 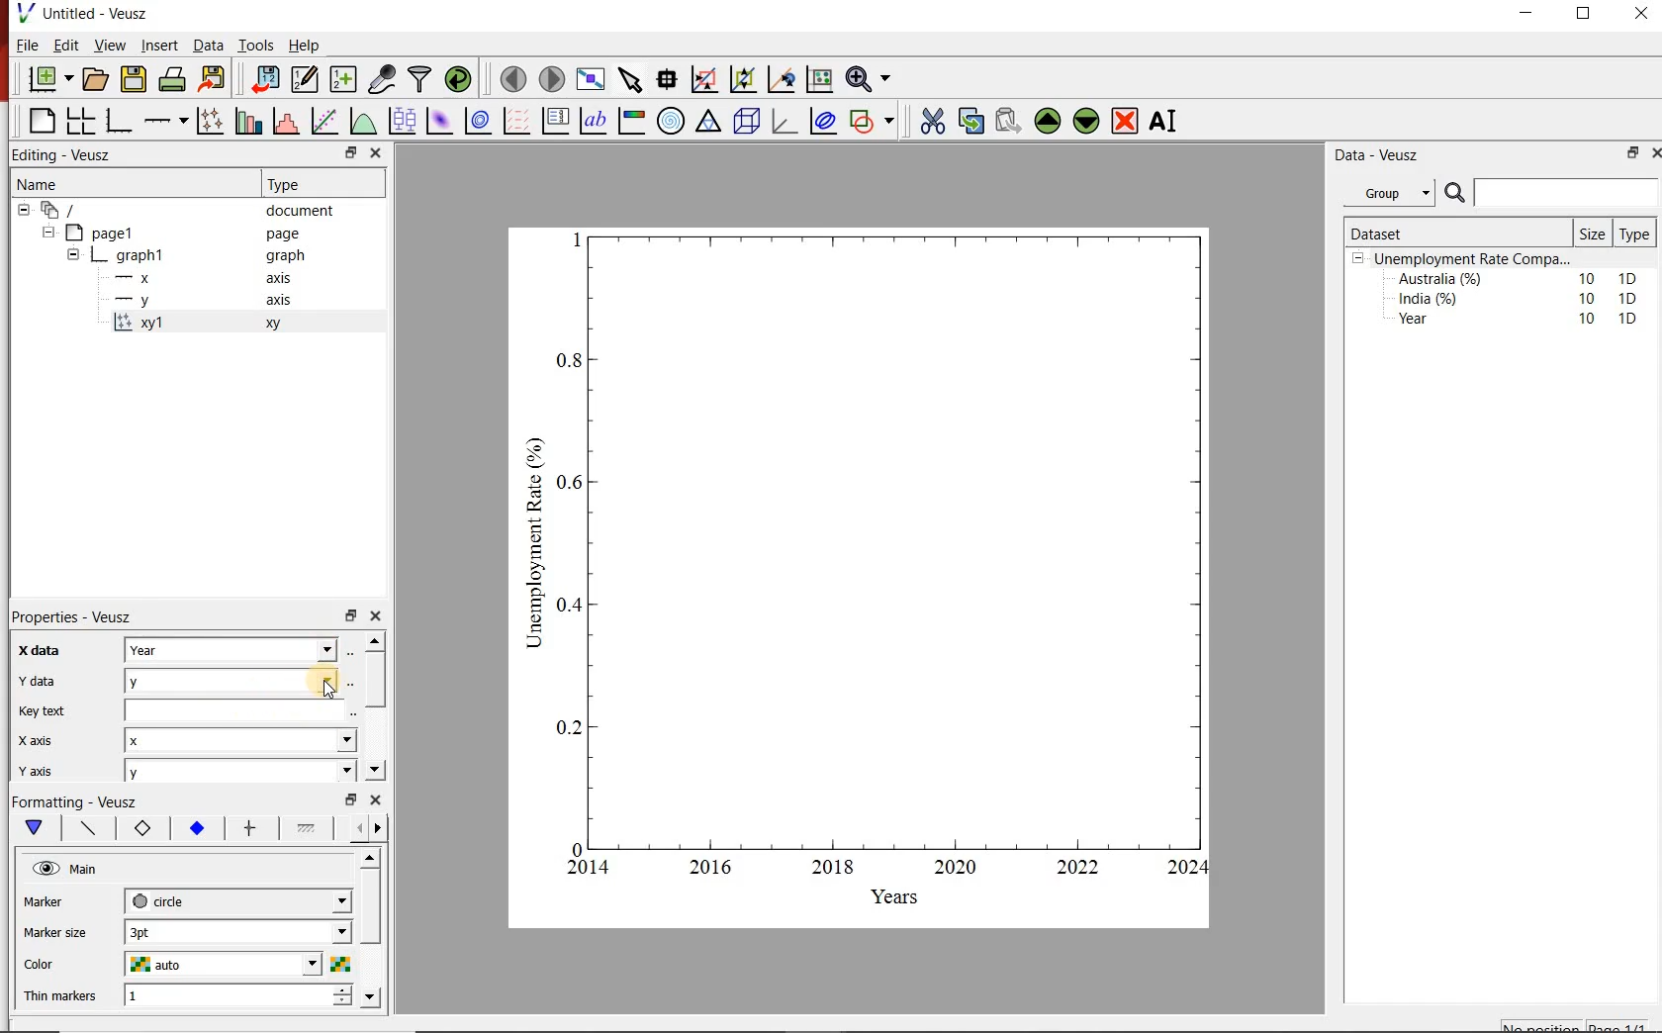 What do you see at coordinates (744, 77) in the screenshot?
I see `click to zoom out graph axes` at bounding box center [744, 77].